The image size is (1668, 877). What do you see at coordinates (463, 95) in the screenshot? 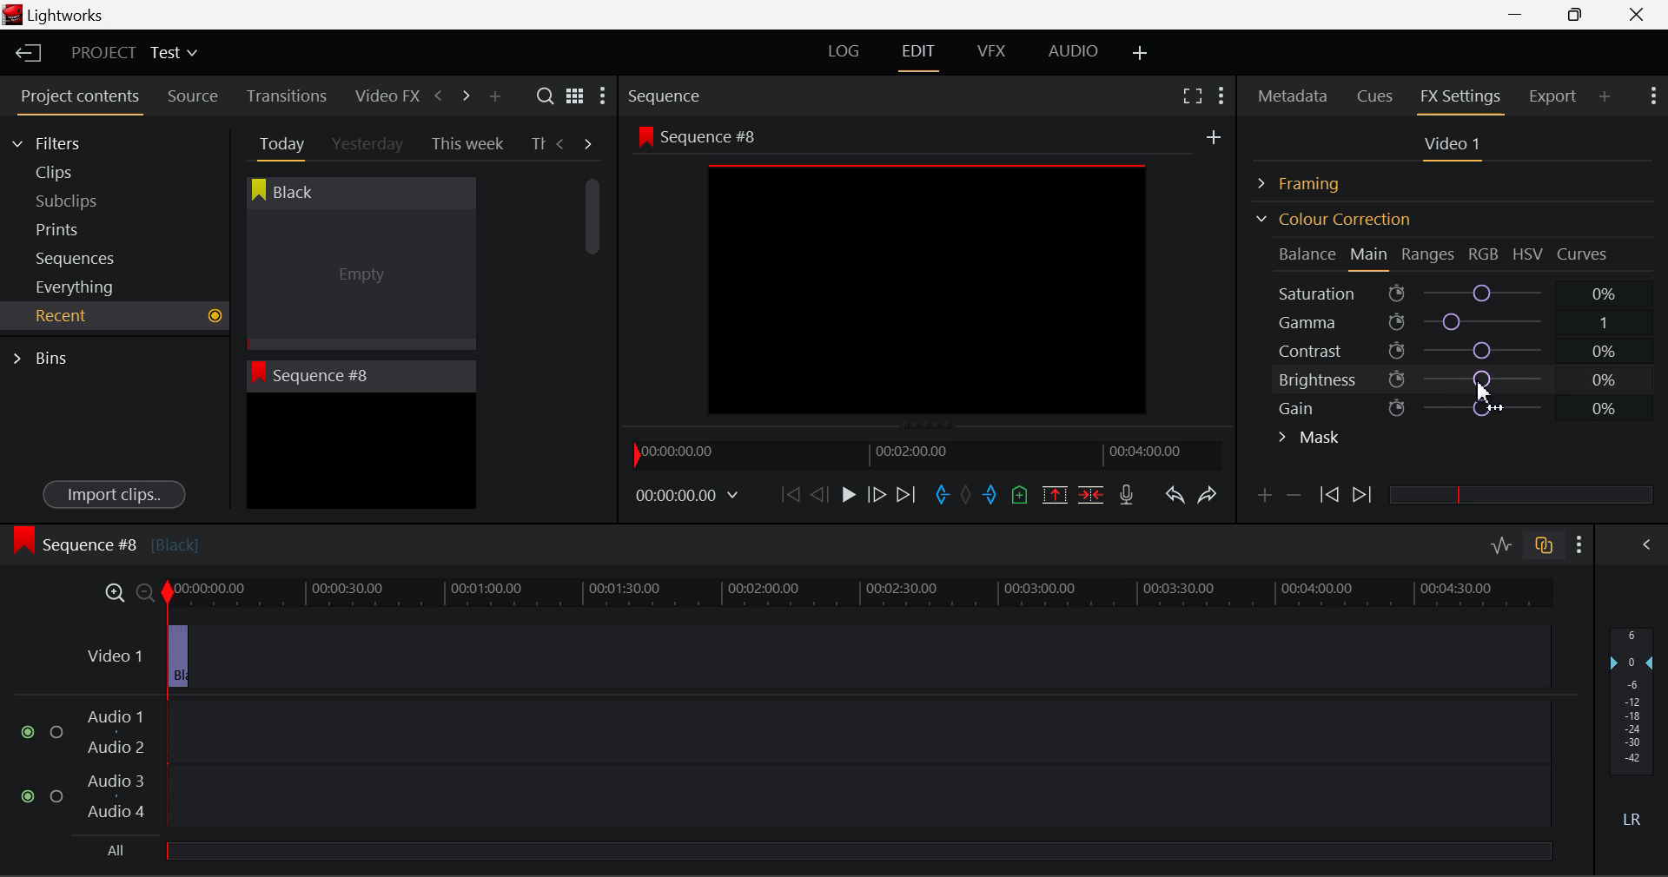
I see `Next Panel` at bounding box center [463, 95].